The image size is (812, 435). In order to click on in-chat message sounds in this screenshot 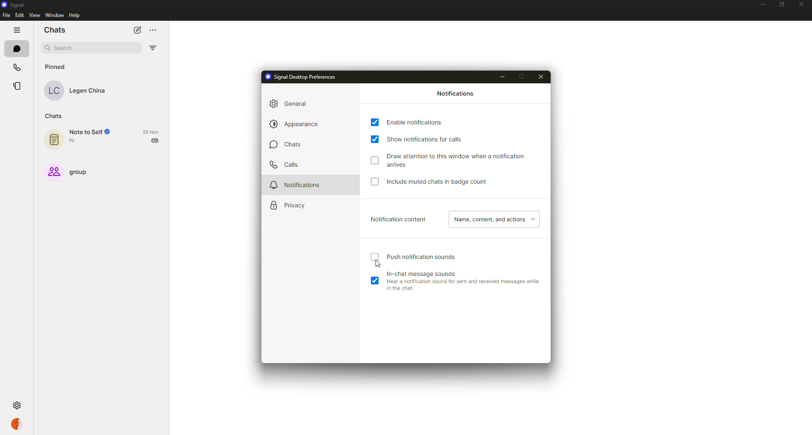, I will do `click(464, 279)`.